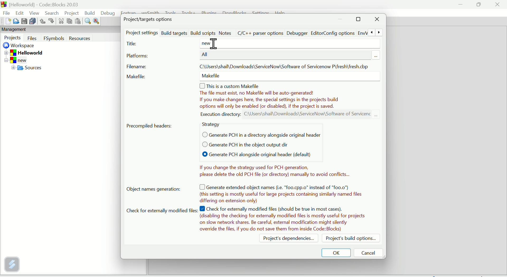 The width and height of the screenshot is (507, 277). What do you see at coordinates (341, 20) in the screenshot?
I see `minimise` at bounding box center [341, 20].